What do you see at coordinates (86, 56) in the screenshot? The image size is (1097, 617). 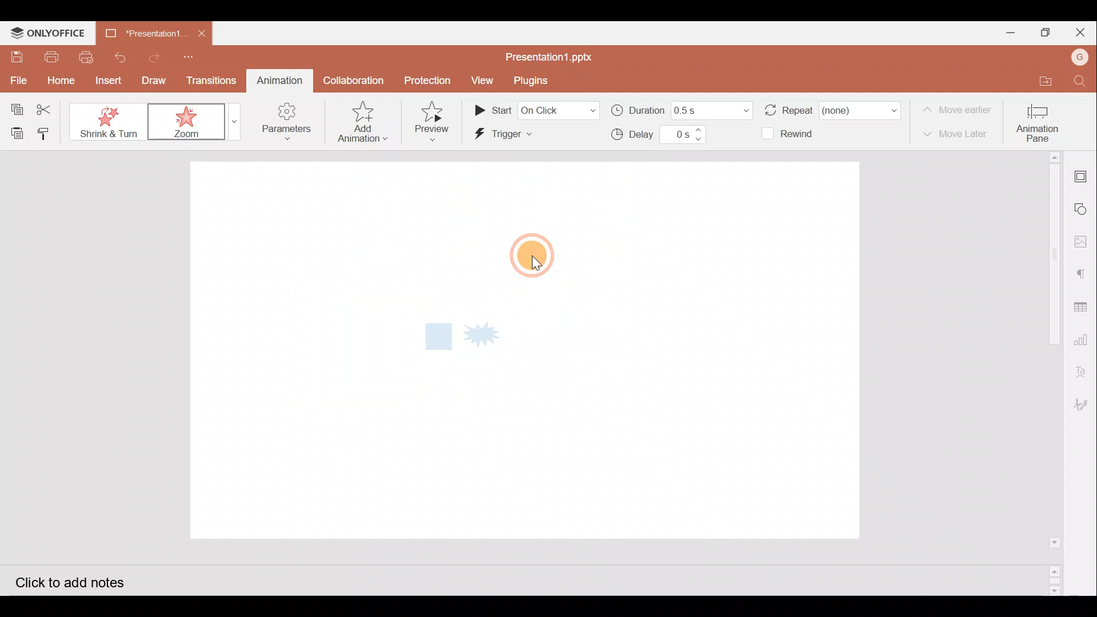 I see `Quick print` at bounding box center [86, 56].